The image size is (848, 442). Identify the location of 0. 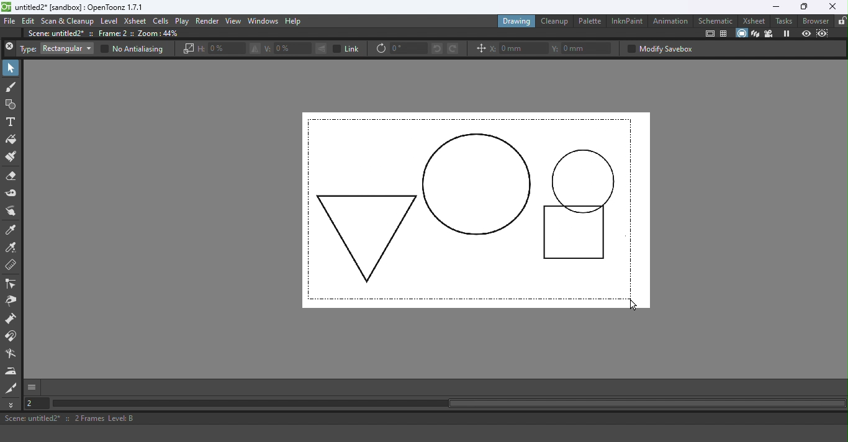
(408, 48).